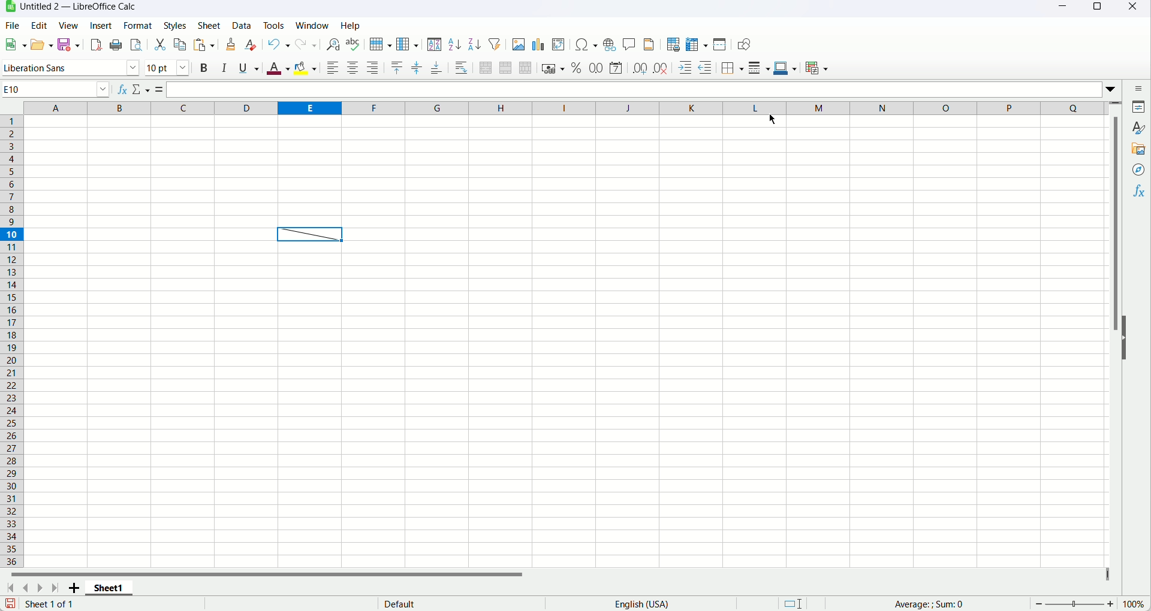  Describe the element at coordinates (461, 67) in the screenshot. I see `Wrap text` at that location.